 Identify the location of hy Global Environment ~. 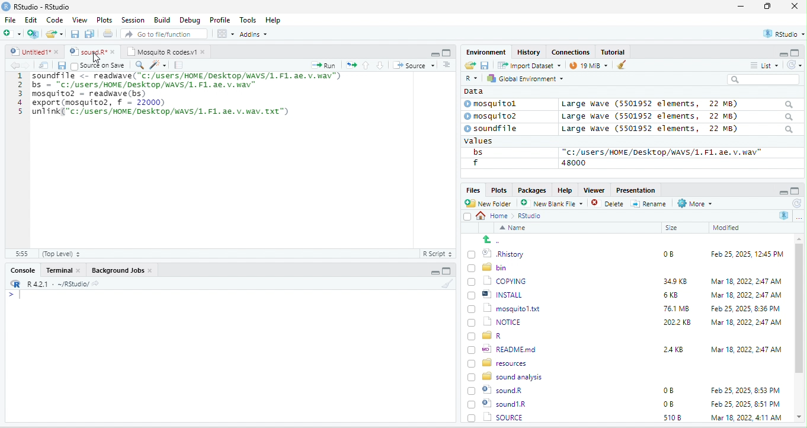
(522, 78).